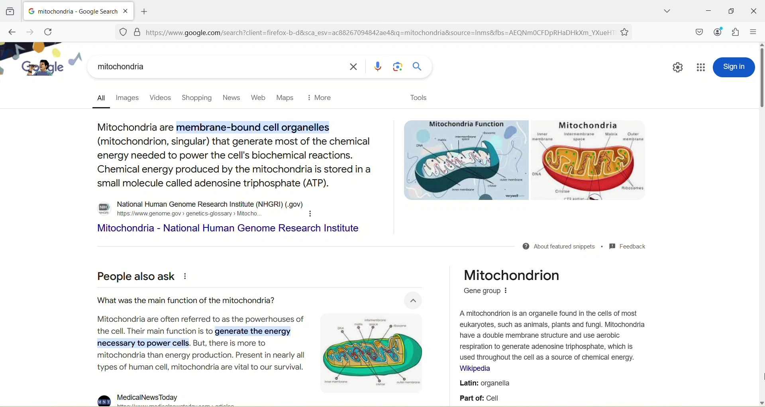 The width and height of the screenshot is (765, 407). What do you see at coordinates (626, 33) in the screenshot?
I see `favorites ` at bounding box center [626, 33].